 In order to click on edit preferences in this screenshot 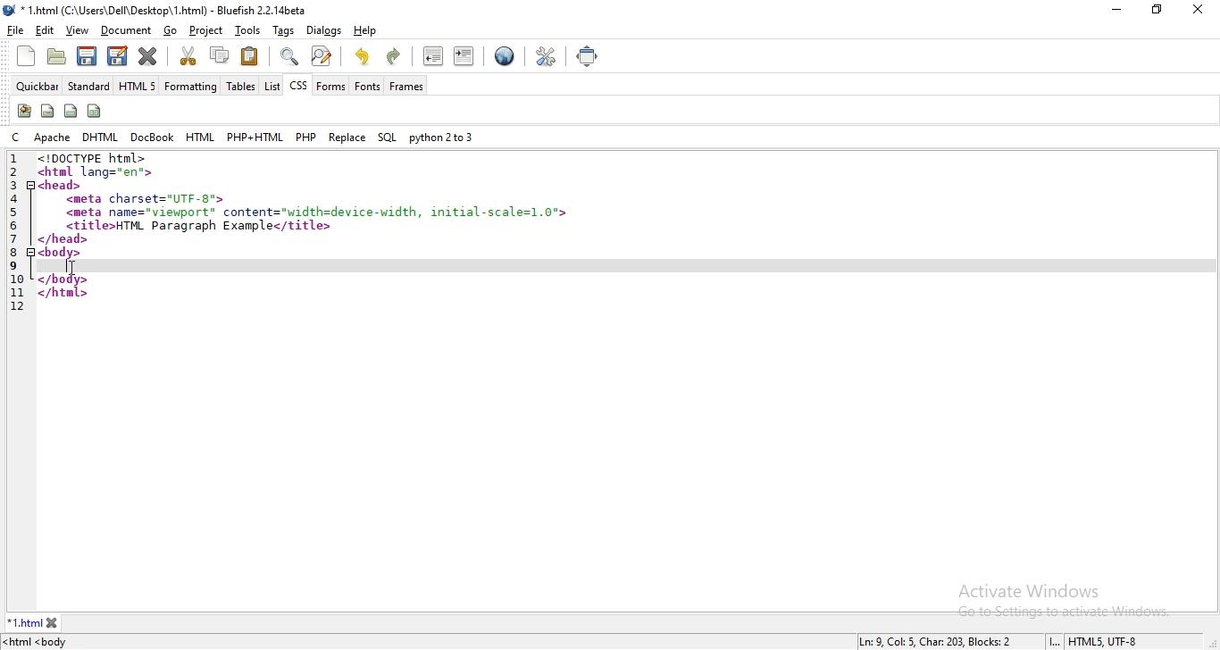, I will do `click(543, 56)`.